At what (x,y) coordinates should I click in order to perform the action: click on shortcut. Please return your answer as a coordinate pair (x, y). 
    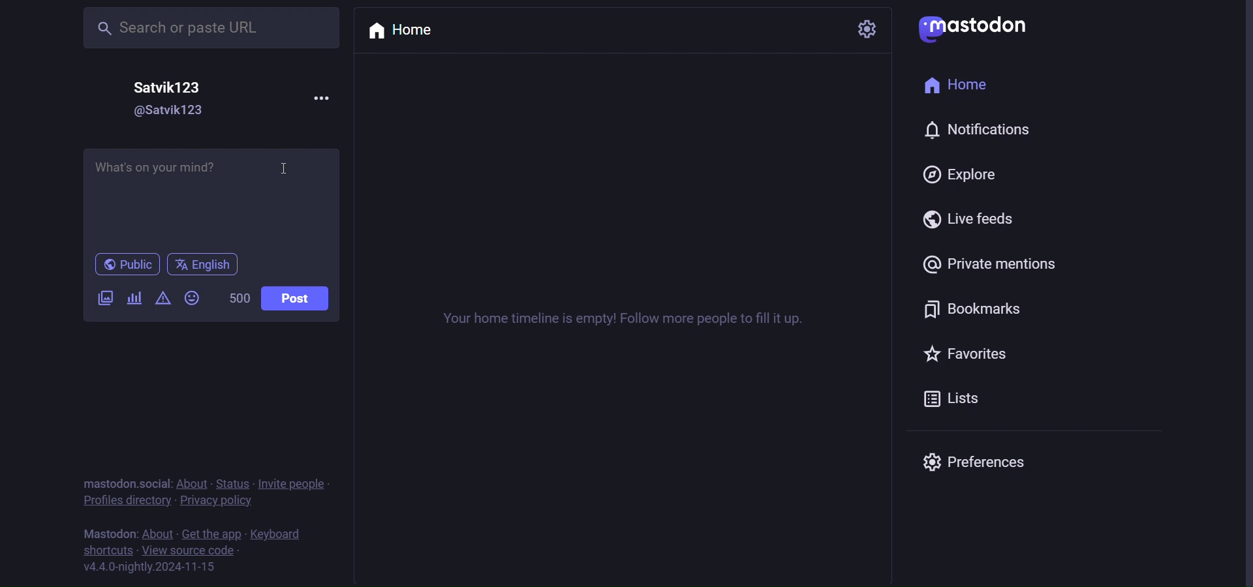
    Looking at the image, I should click on (108, 552).